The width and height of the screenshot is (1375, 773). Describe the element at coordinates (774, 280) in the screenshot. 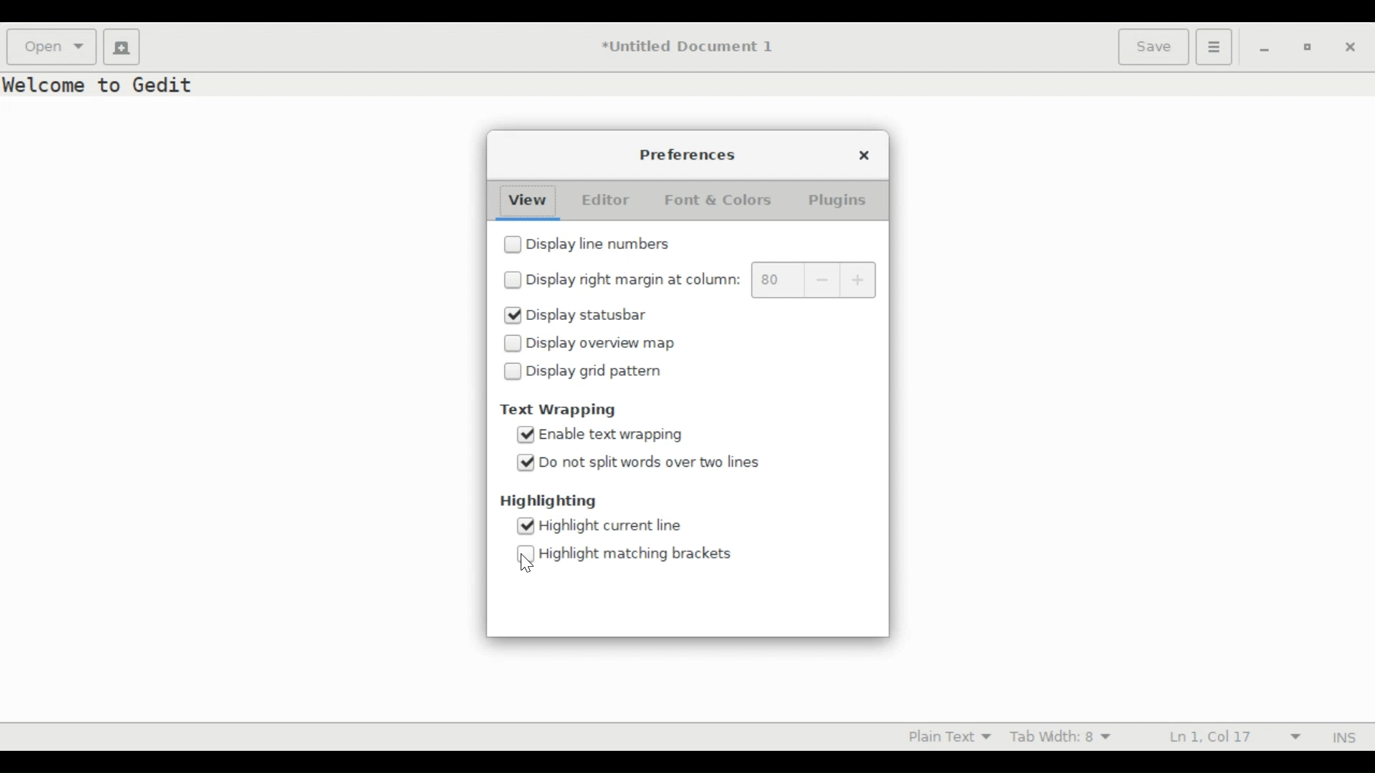

I see `Margin value` at that location.